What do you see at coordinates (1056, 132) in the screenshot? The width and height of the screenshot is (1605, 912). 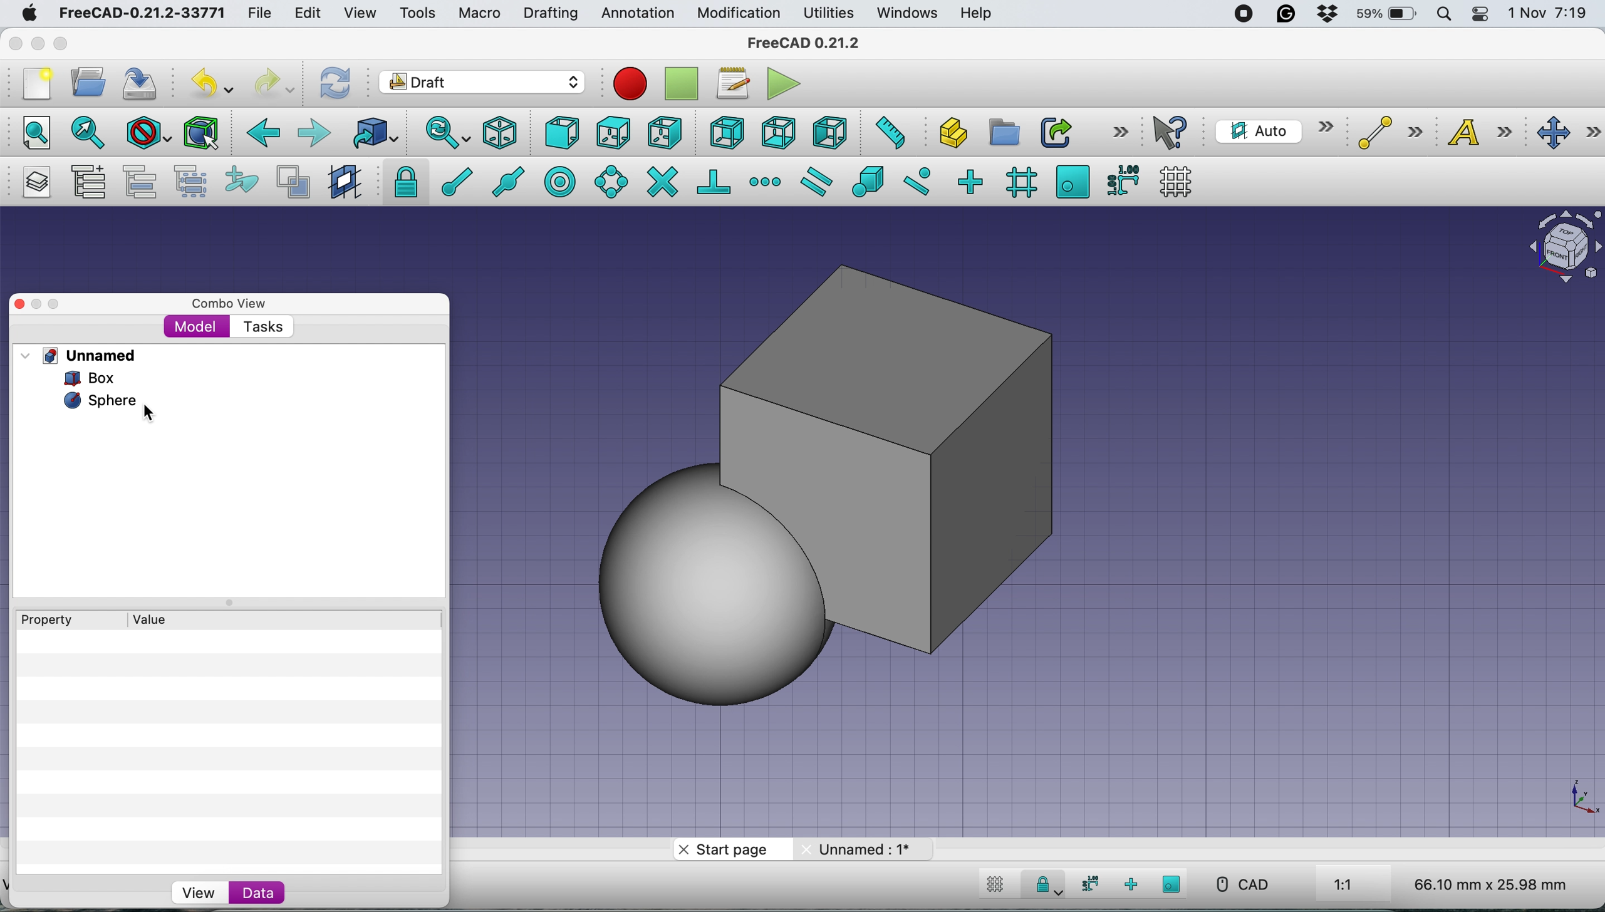 I see `make link` at bounding box center [1056, 132].